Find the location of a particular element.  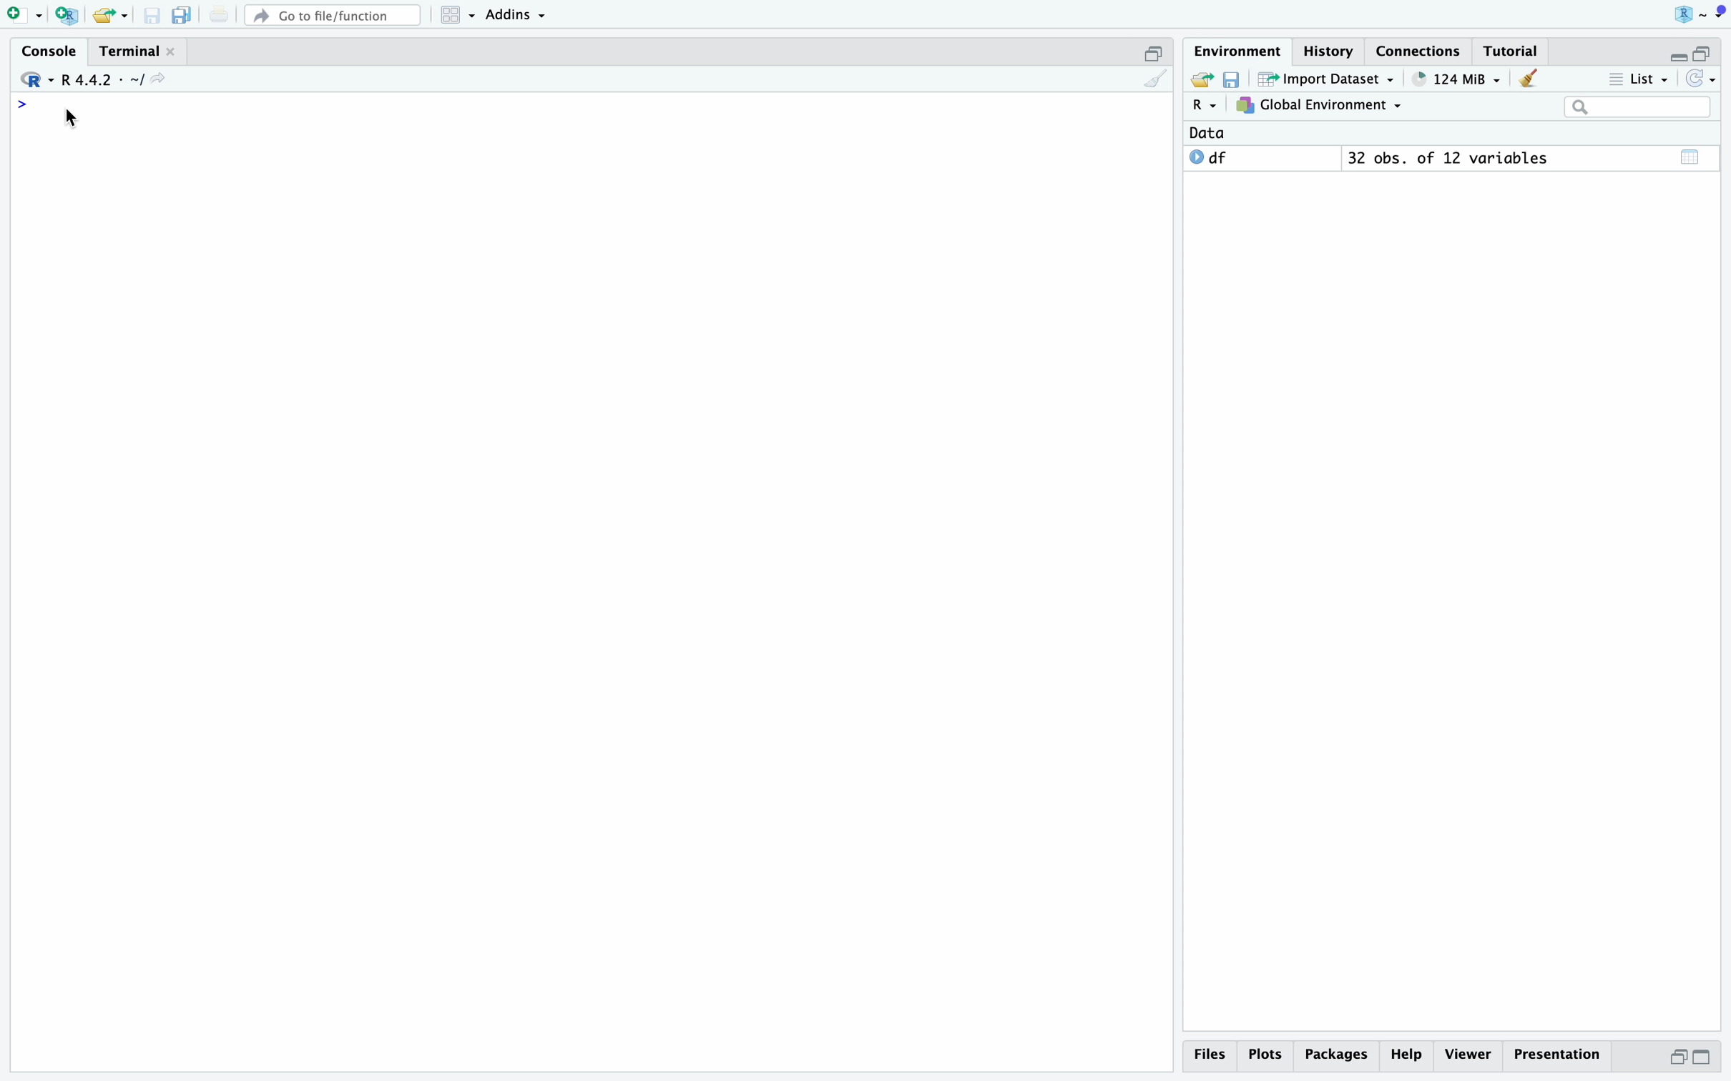

save is located at coordinates (153, 16).